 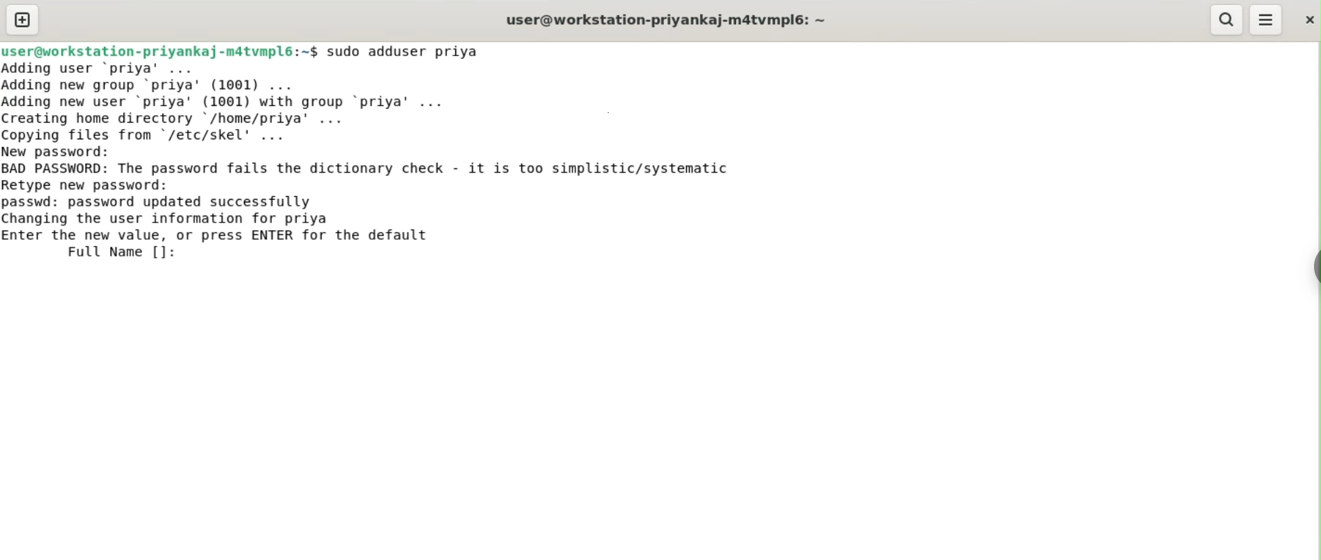 What do you see at coordinates (405, 51) in the screenshot?
I see `sudo adduser priya` at bounding box center [405, 51].